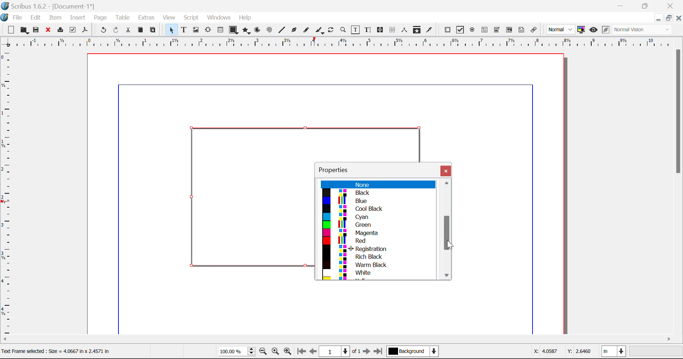 The image size is (683, 359). Describe the element at coordinates (375, 256) in the screenshot. I see `Rich Black` at that location.